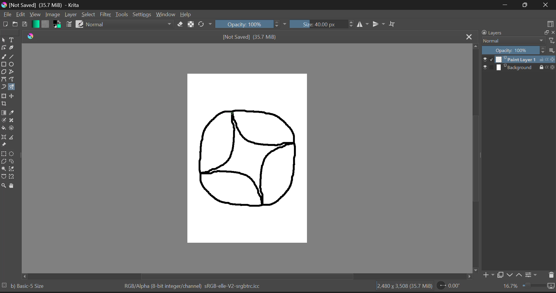 The height and width of the screenshot is (293, 556). Describe the element at coordinates (142, 15) in the screenshot. I see `Settings` at that location.